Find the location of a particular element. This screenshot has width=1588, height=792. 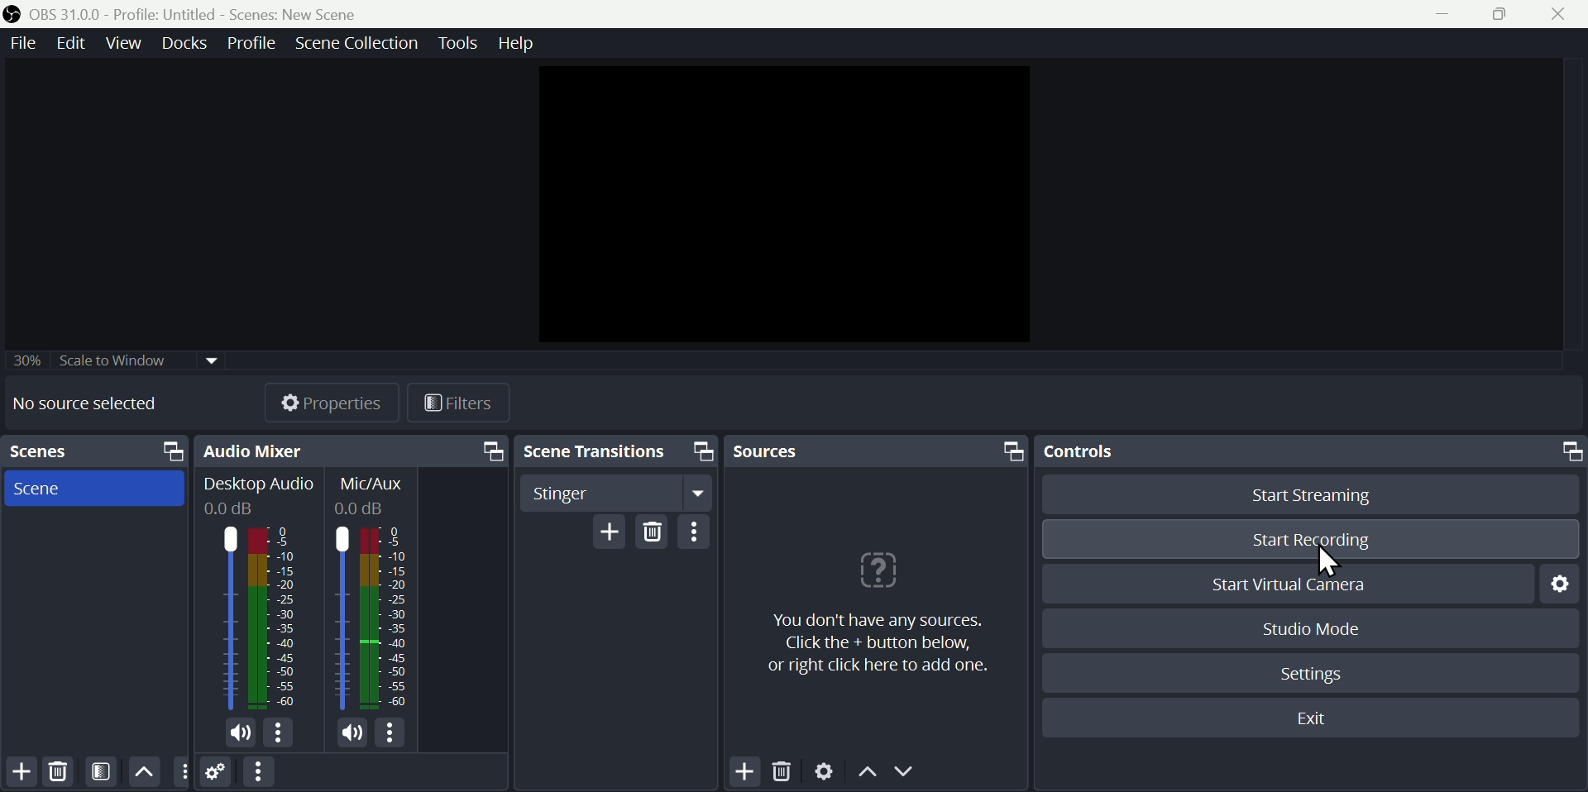

maximize is located at coordinates (701, 451).